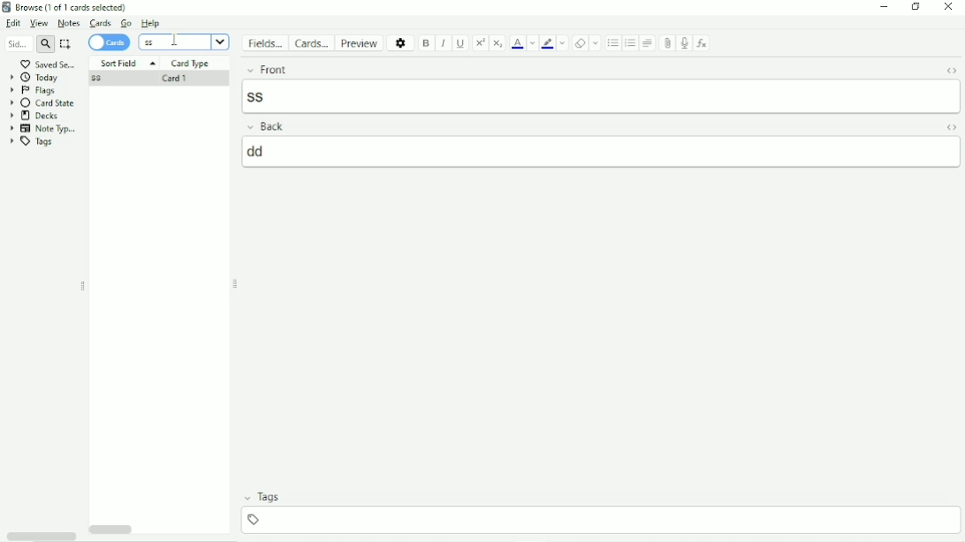 The width and height of the screenshot is (965, 542). What do you see at coordinates (612, 43) in the screenshot?
I see `Unordered list` at bounding box center [612, 43].